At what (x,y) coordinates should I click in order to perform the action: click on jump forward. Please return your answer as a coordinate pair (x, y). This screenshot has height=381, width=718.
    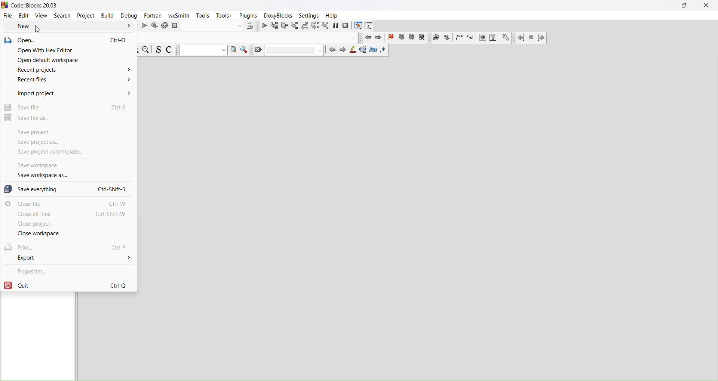
    Looking at the image, I should click on (379, 37).